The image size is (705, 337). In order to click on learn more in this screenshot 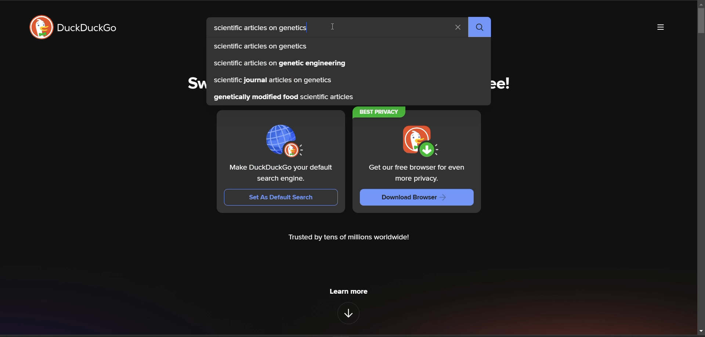, I will do `click(350, 291)`.